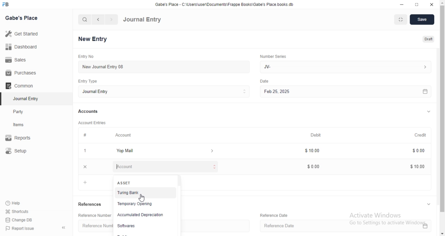  Describe the element at coordinates (21, 48) in the screenshot. I see `Dashboard` at that location.